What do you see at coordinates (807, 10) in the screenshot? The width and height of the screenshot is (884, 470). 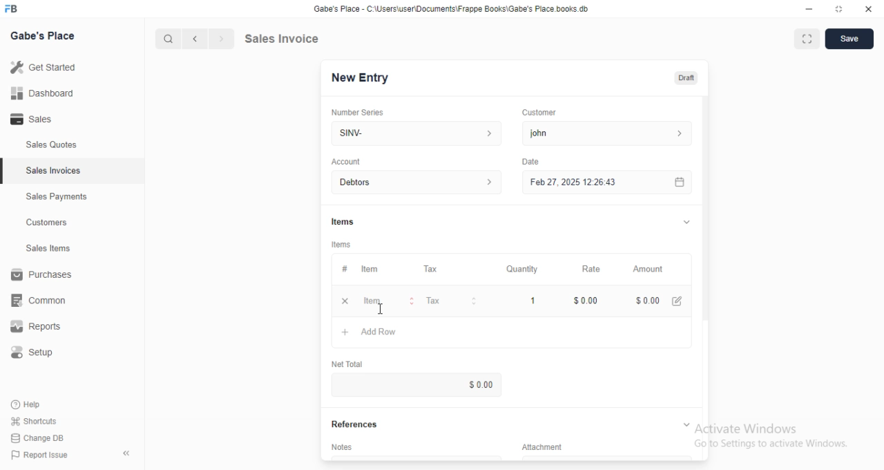 I see `Minimize` at bounding box center [807, 10].